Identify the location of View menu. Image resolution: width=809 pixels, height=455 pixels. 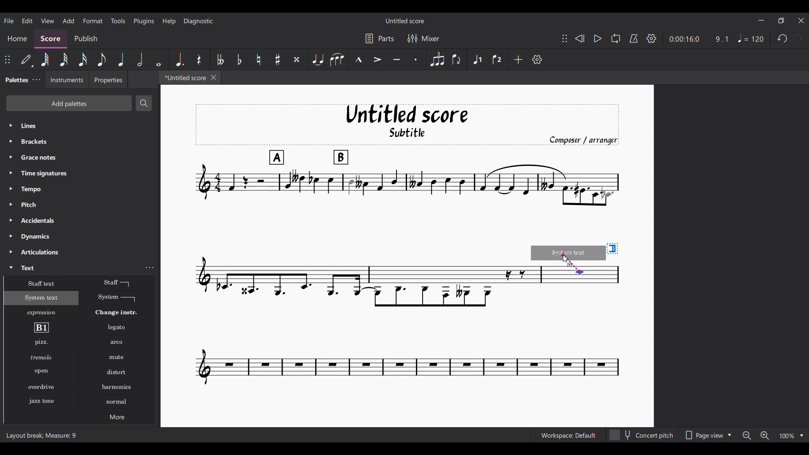
(48, 21).